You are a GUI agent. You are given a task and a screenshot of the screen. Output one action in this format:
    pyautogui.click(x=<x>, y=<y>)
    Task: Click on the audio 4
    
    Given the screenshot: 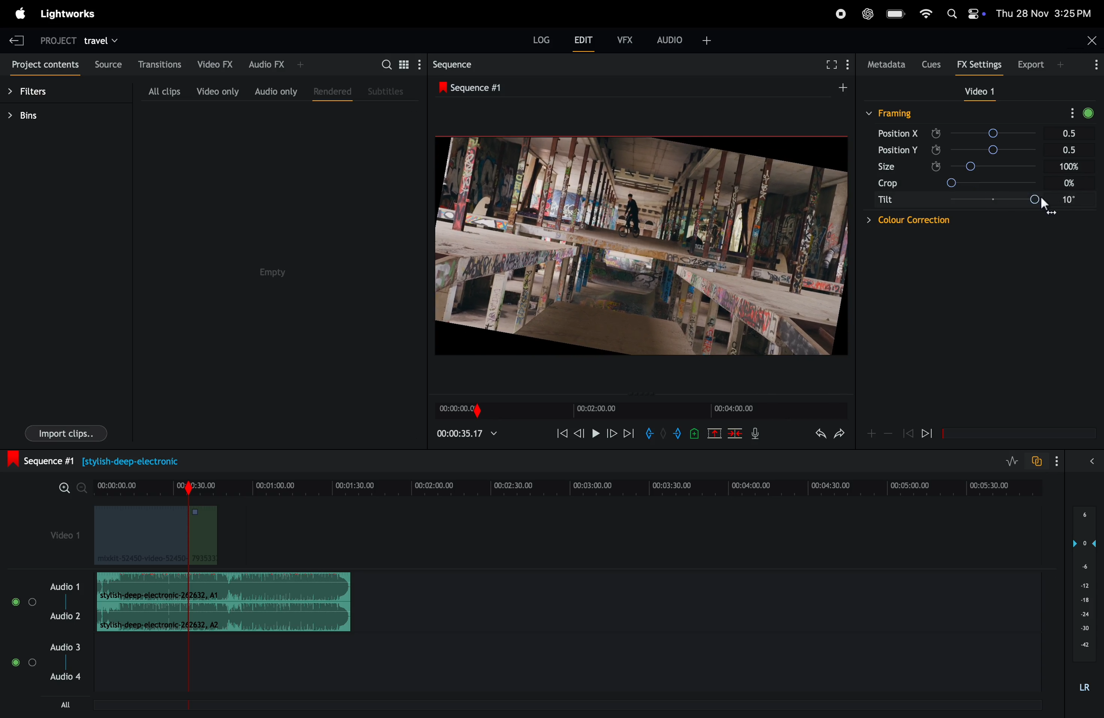 What is the action you would take?
    pyautogui.click(x=65, y=681)
    